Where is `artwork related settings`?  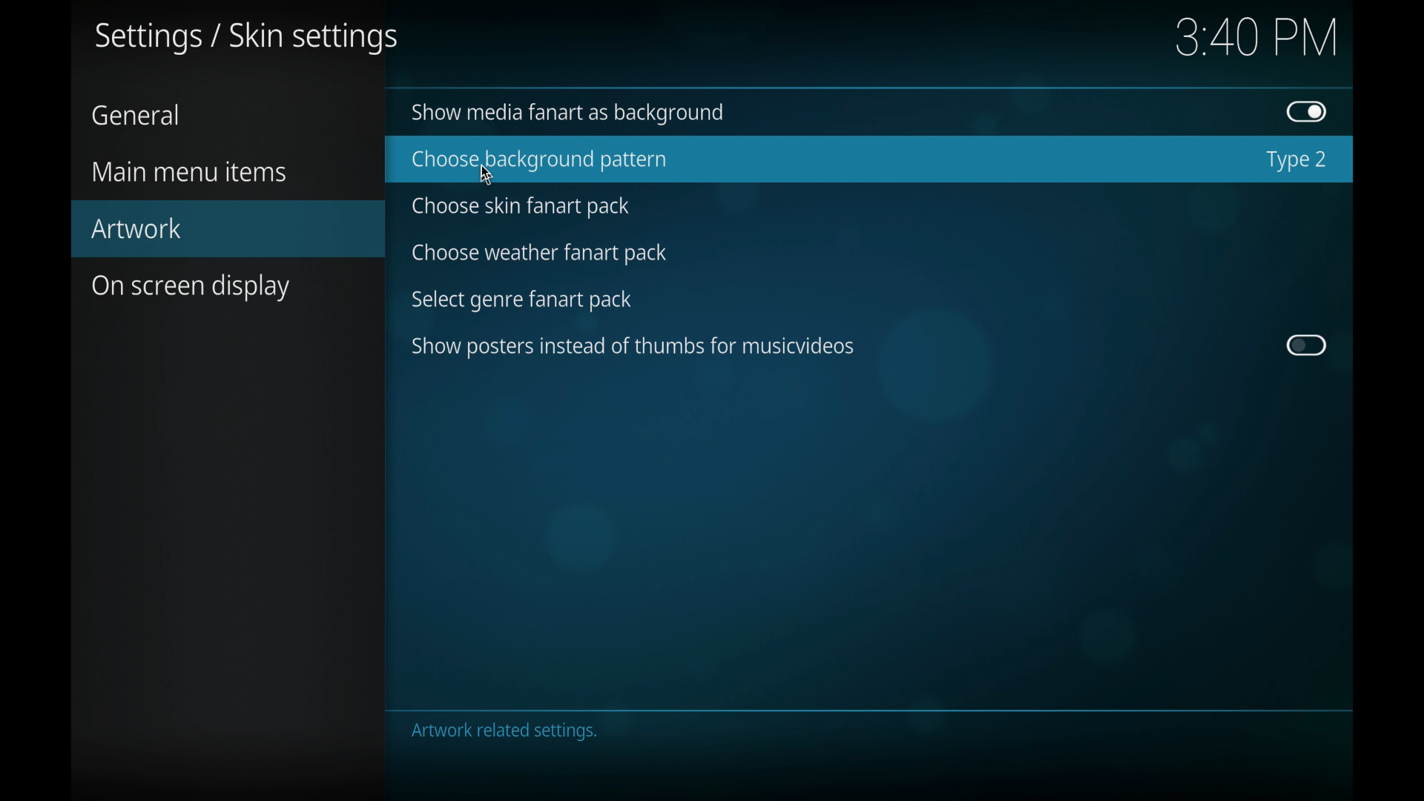 artwork related settings is located at coordinates (504, 731).